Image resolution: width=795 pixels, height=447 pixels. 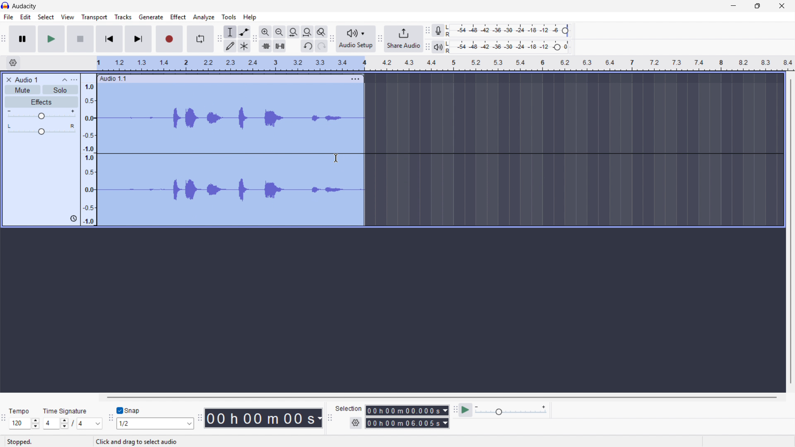 What do you see at coordinates (330, 418) in the screenshot?
I see `selection toolbar` at bounding box center [330, 418].